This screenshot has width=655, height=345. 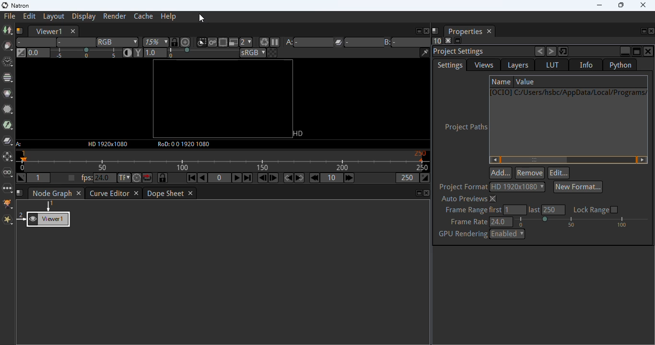 What do you see at coordinates (252, 53) in the screenshot?
I see `viewer color process` at bounding box center [252, 53].